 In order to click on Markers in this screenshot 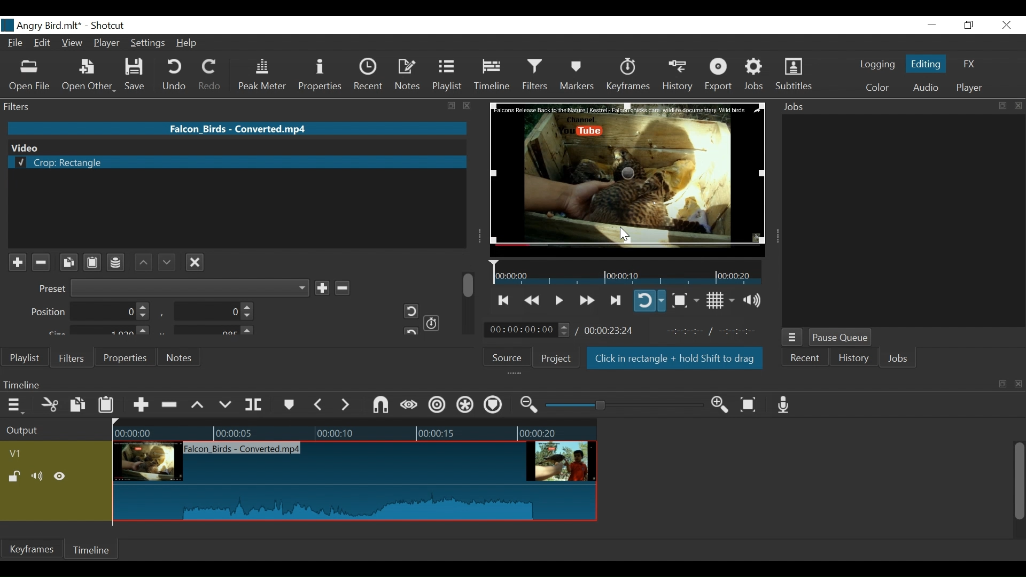, I will do `click(288, 405)`.